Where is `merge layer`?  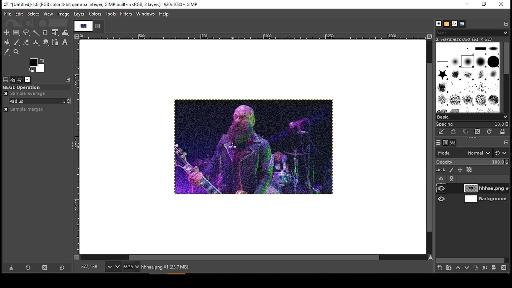 merge layer is located at coordinates (485, 268).